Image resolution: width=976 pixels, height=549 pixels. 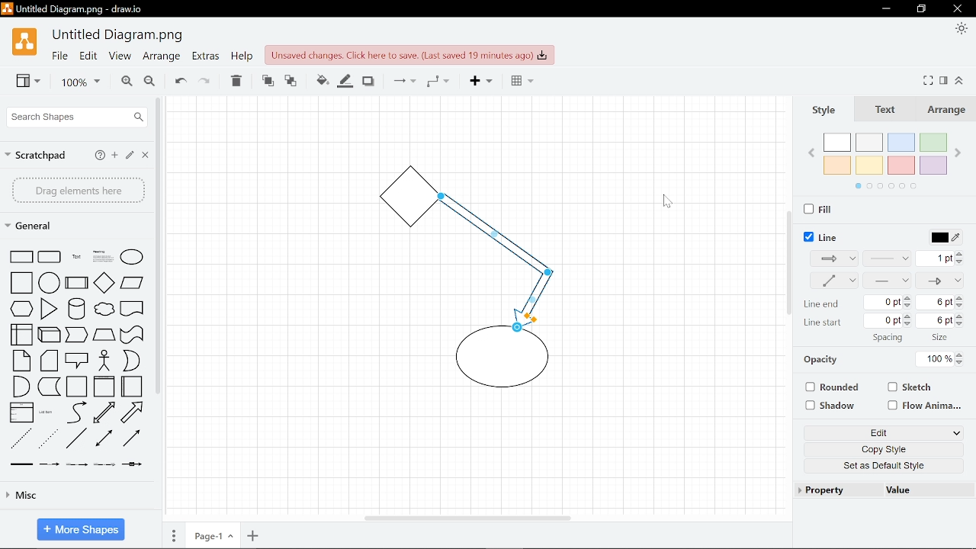 I want to click on shape, so click(x=107, y=361).